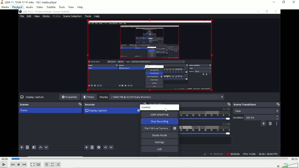 The width and height of the screenshot is (299, 168). Describe the element at coordinates (30, 2) in the screenshot. I see `2024-11-19 04-17.mkv - VLC media player` at that location.